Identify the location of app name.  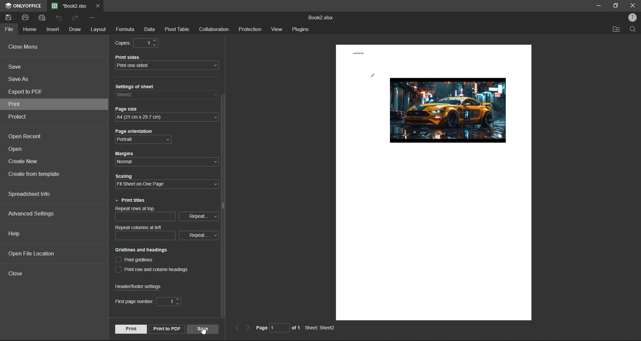
(22, 5).